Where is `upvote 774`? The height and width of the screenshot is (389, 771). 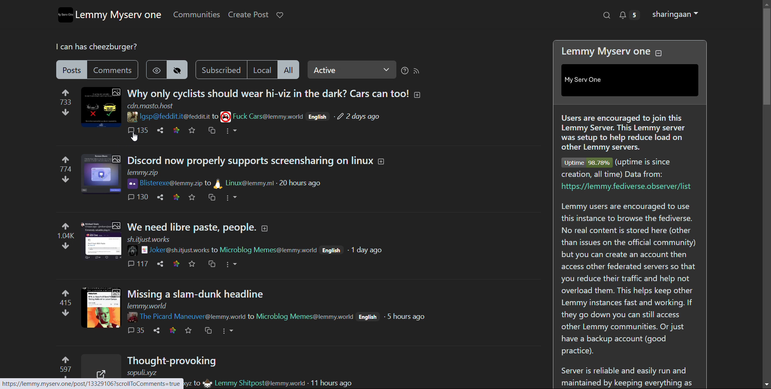 upvote 774 is located at coordinates (66, 163).